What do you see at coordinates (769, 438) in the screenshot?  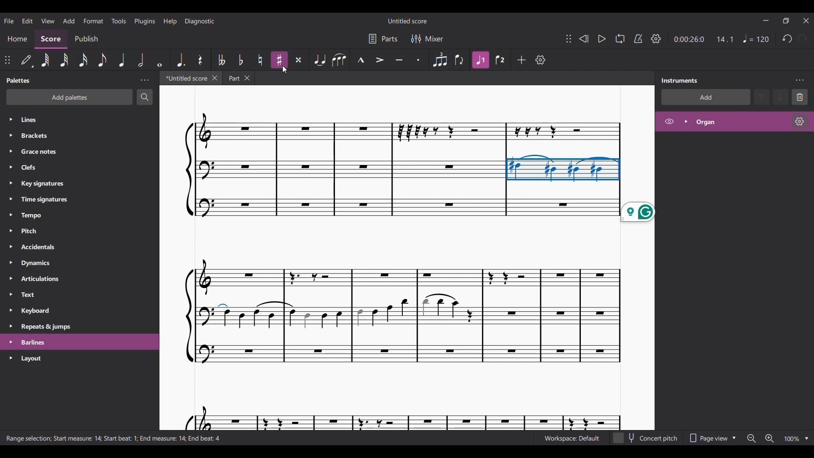 I see `Zoom in` at bounding box center [769, 438].